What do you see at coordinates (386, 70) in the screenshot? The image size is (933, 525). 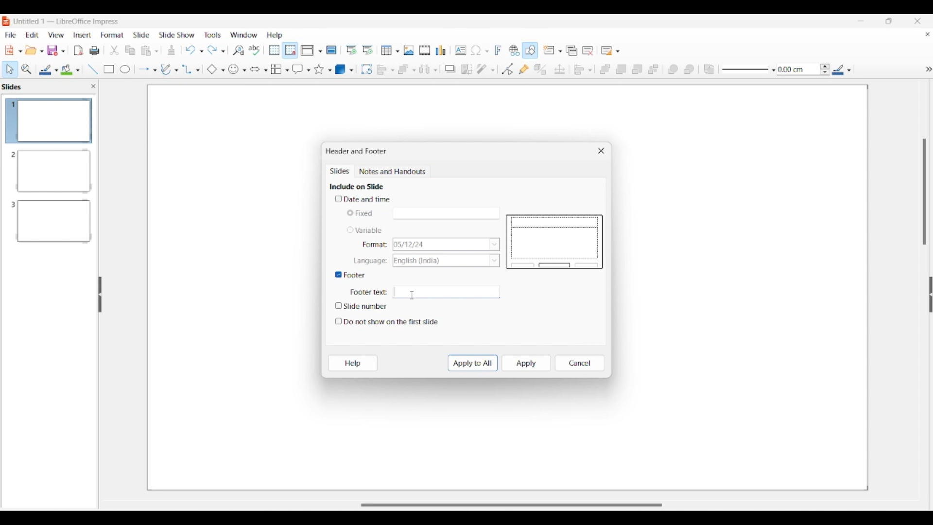 I see `Align object options` at bounding box center [386, 70].